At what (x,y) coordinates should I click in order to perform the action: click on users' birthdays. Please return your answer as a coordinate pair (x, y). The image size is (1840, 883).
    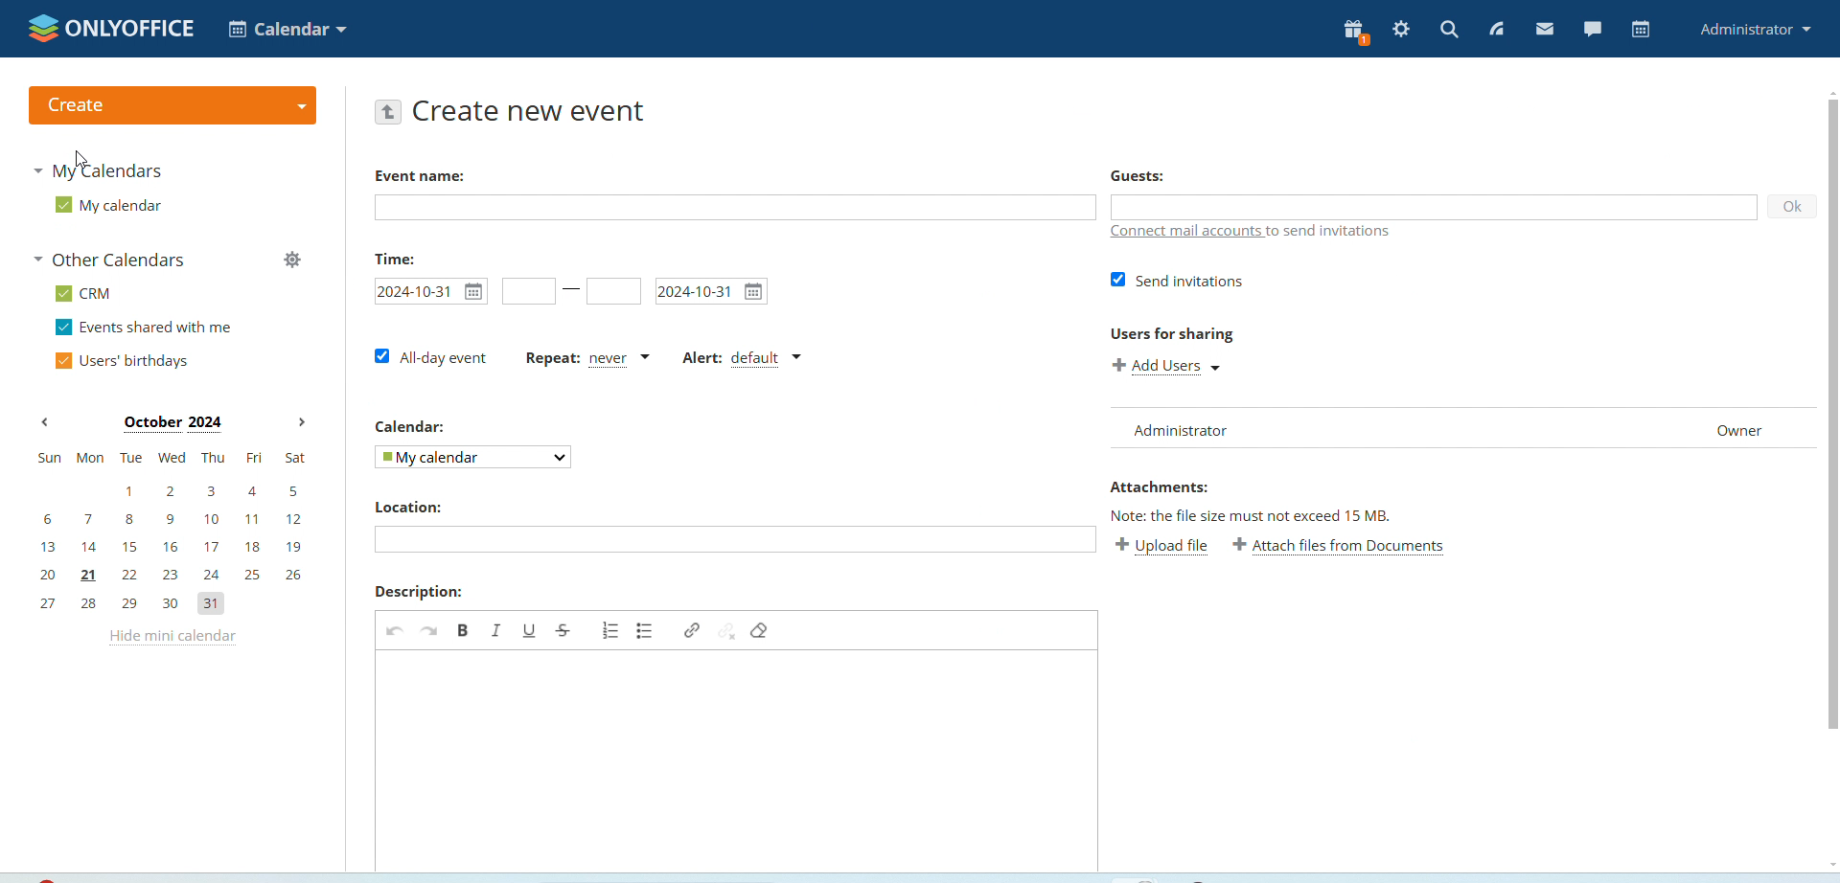
    Looking at the image, I should click on (124, 361).